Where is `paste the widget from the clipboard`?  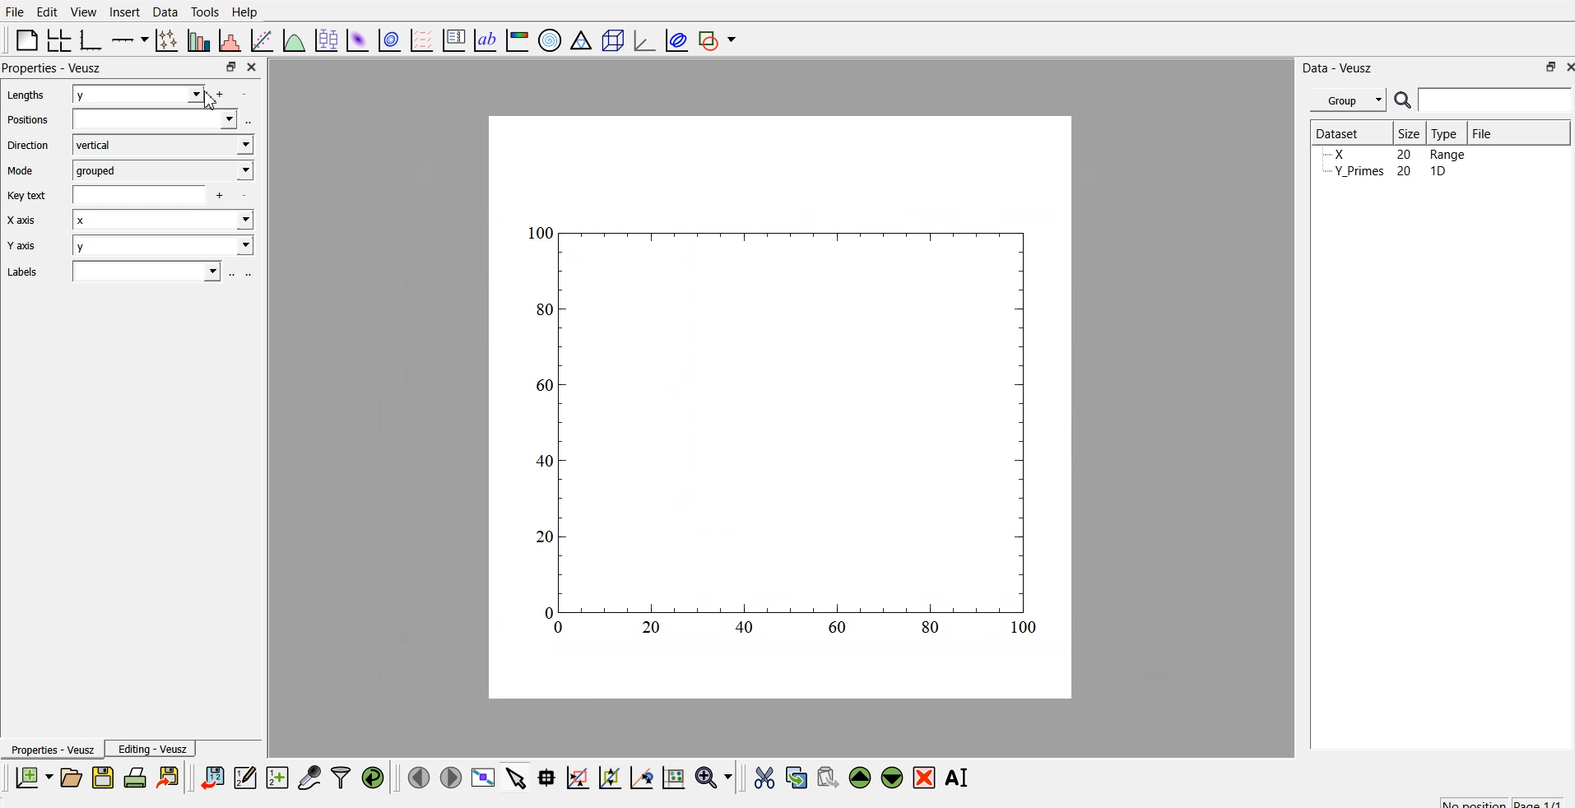
paste the widget from the clipboard is located at coordinates (828, 777).